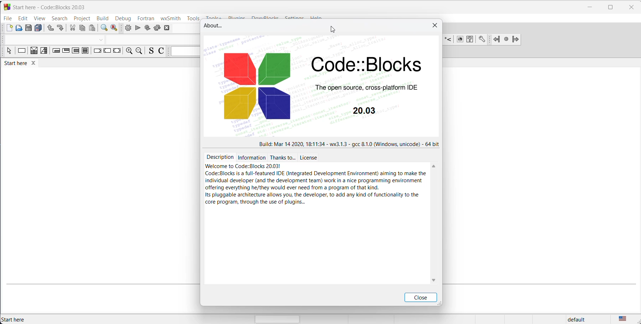 The image size is (641, 324). What do you see at coordinates (82, 29) in the screenshot?
I see `copy` at bounding box center [82, 29].